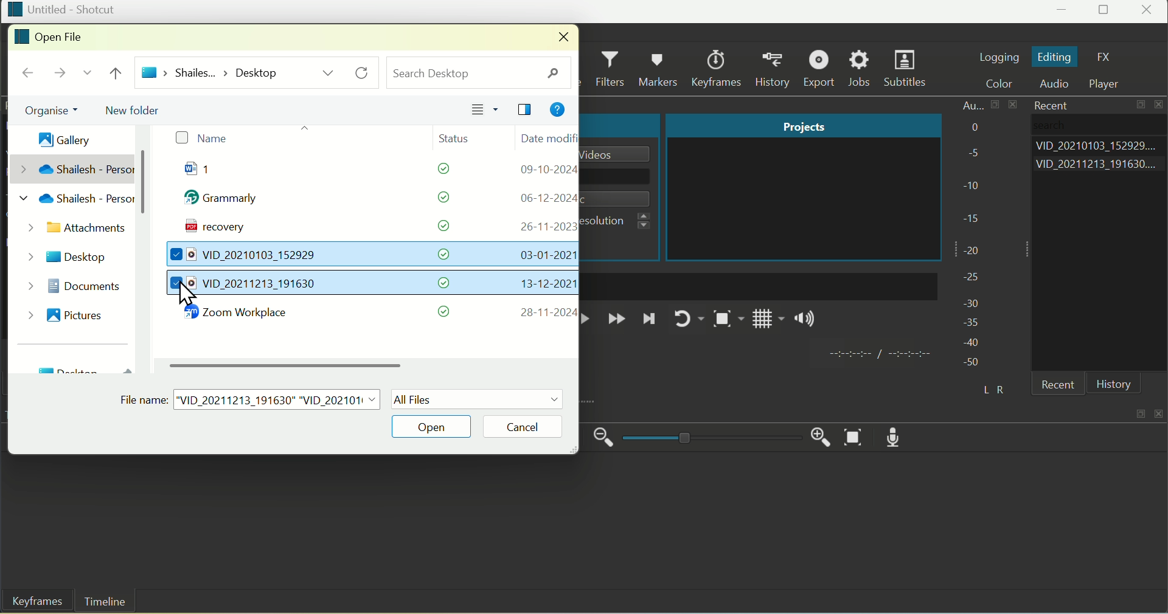  Describe the element at coordinates (227, 201) in the screenshot. I see `Grammarly` at that location.